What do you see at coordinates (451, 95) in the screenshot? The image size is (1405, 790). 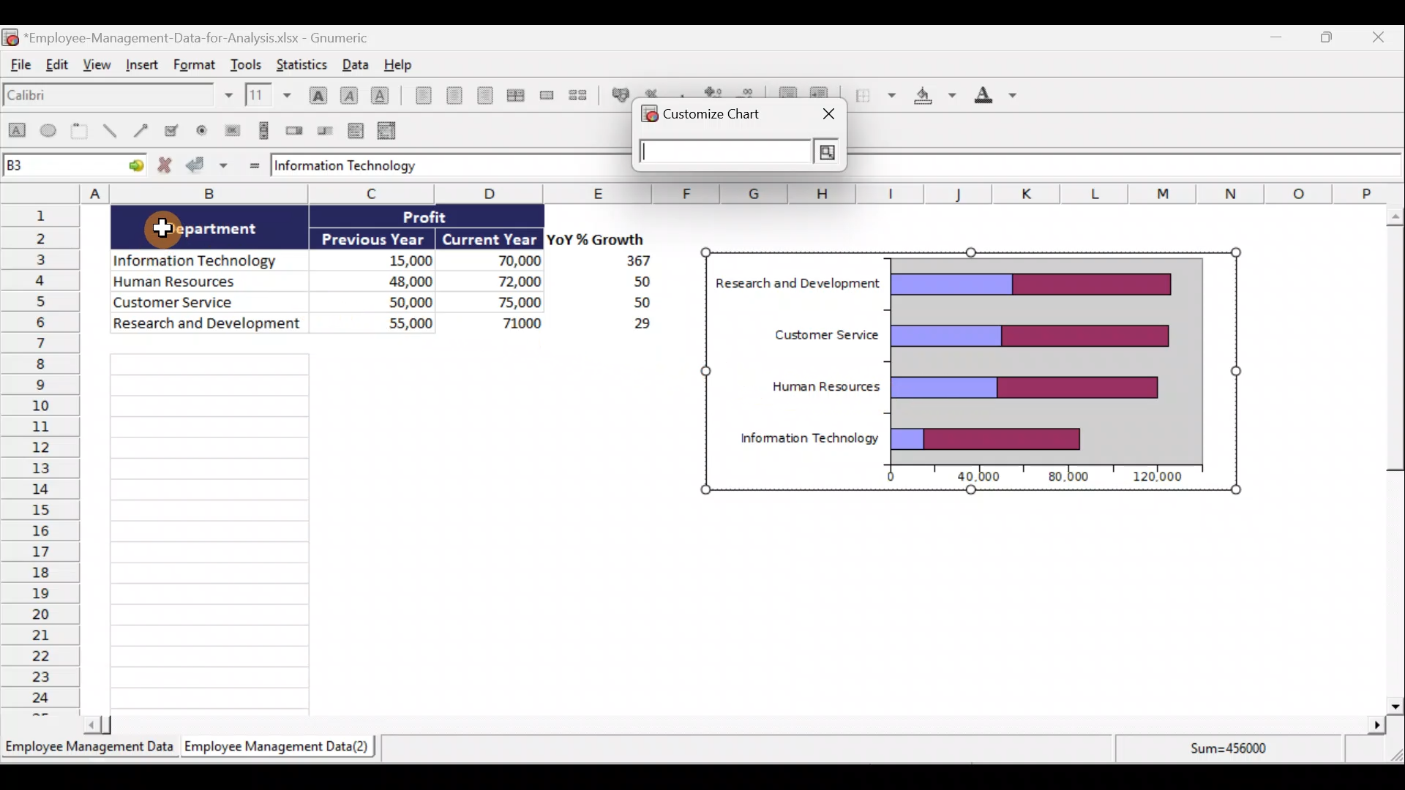 I see `Centre horizontally` at bounding box center [451, 95].